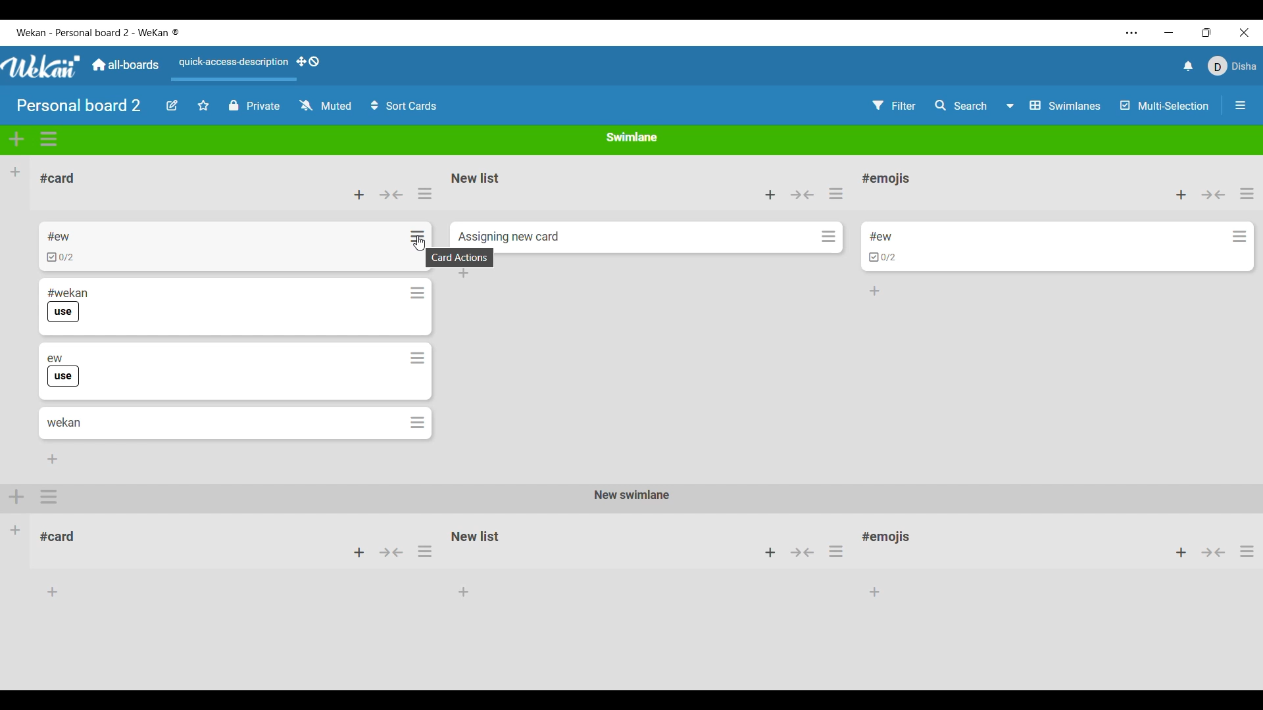 The height and width of the screenshot is (710, 1263). I want to click on Card name, so click(508, 237).